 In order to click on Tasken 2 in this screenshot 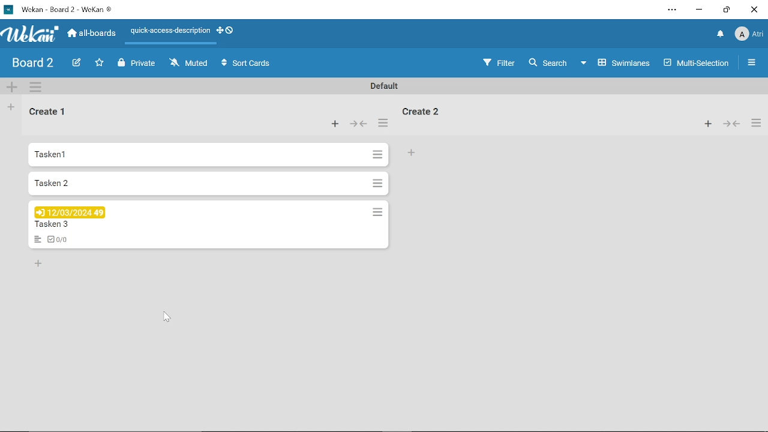, I will do `click(208, 184)`.